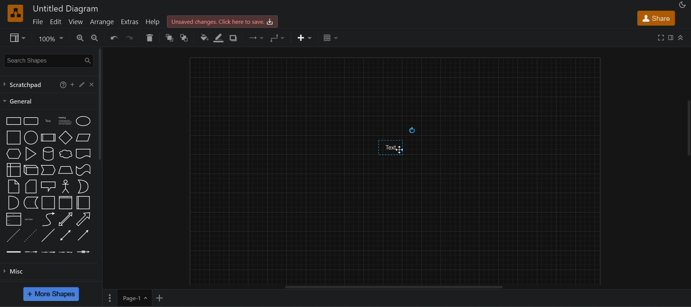 The height and width of the screenshot is (307, 691). What do you see at coordinates (14, 170) in the screenshot?
I see `Internal storage` at bounding box center [14, 170].